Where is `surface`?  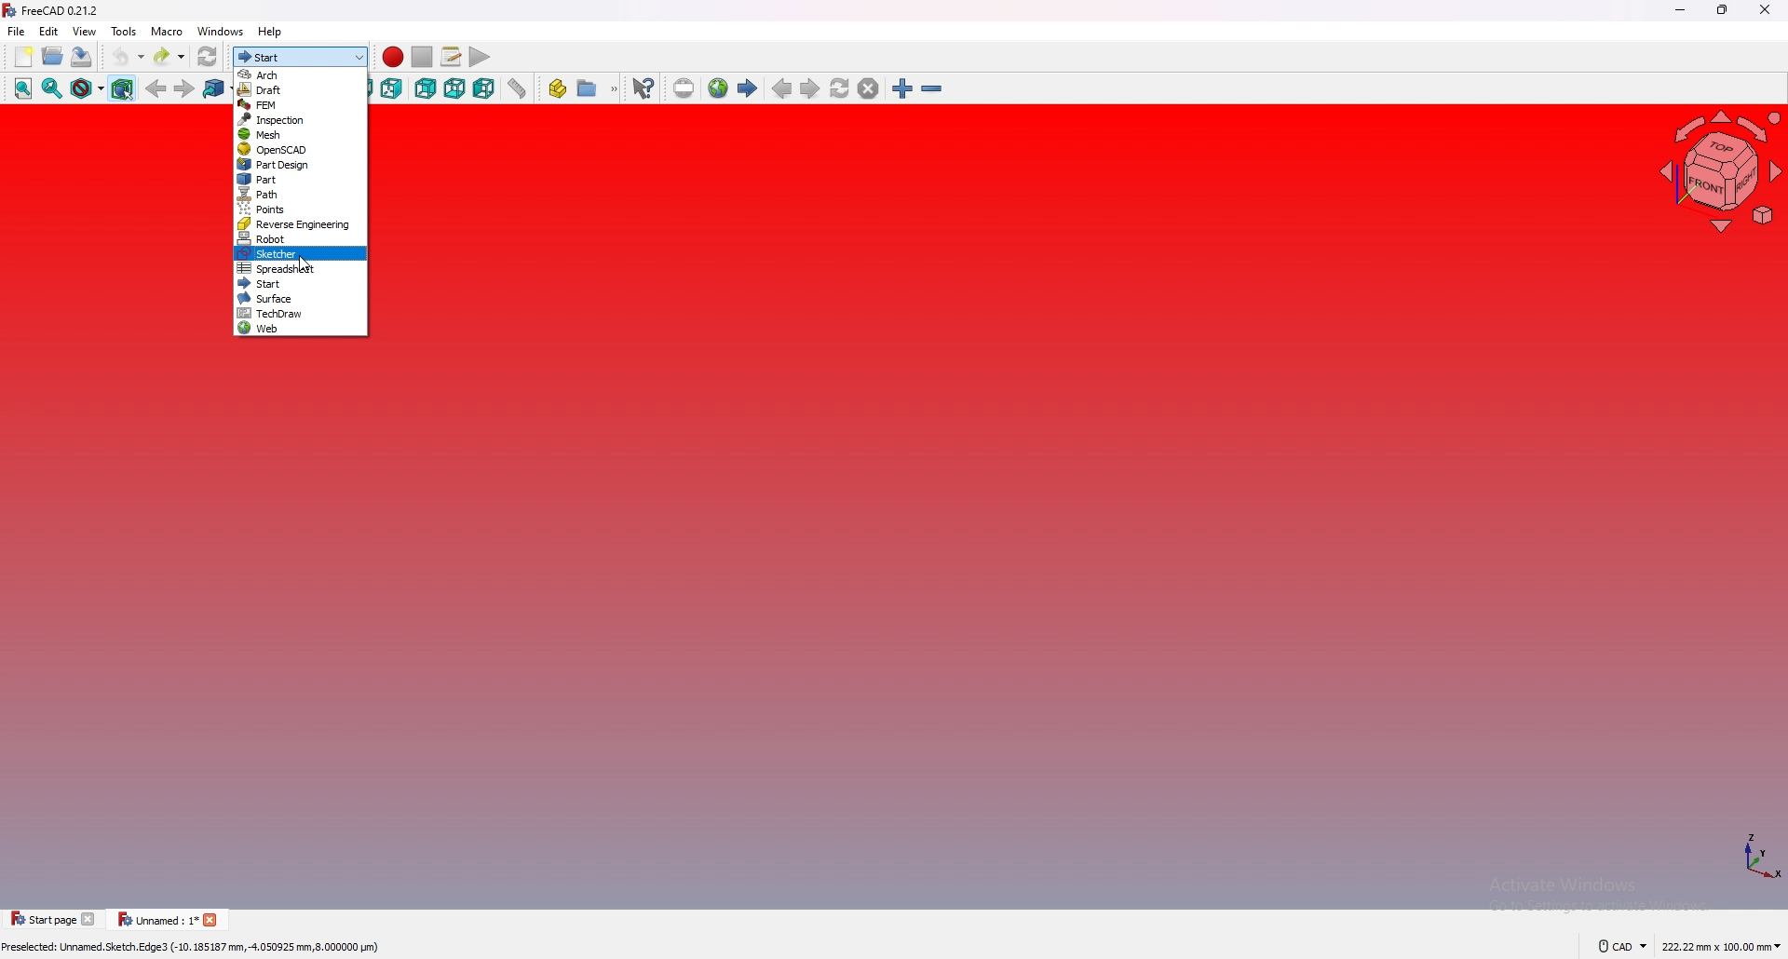
surface is located at coordinates (300, 298).